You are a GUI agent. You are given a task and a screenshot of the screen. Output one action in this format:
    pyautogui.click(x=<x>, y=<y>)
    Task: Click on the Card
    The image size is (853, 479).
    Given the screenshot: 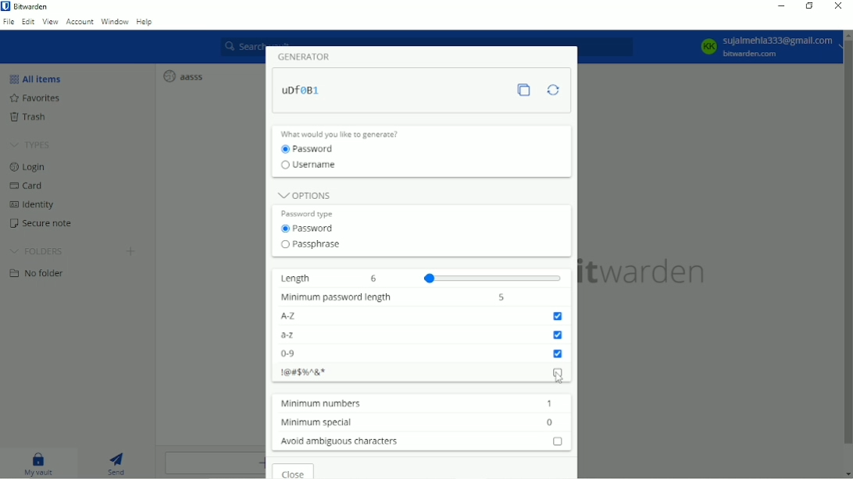 What is the action you would take?
    pyautogui.click(x=31, y=185)
    